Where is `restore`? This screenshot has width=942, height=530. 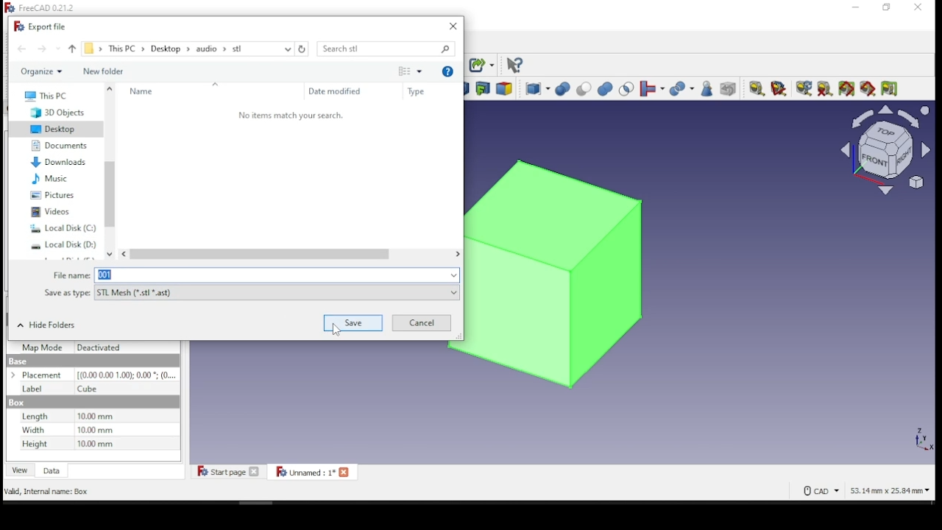
restore is located at coordinates (887, 8).